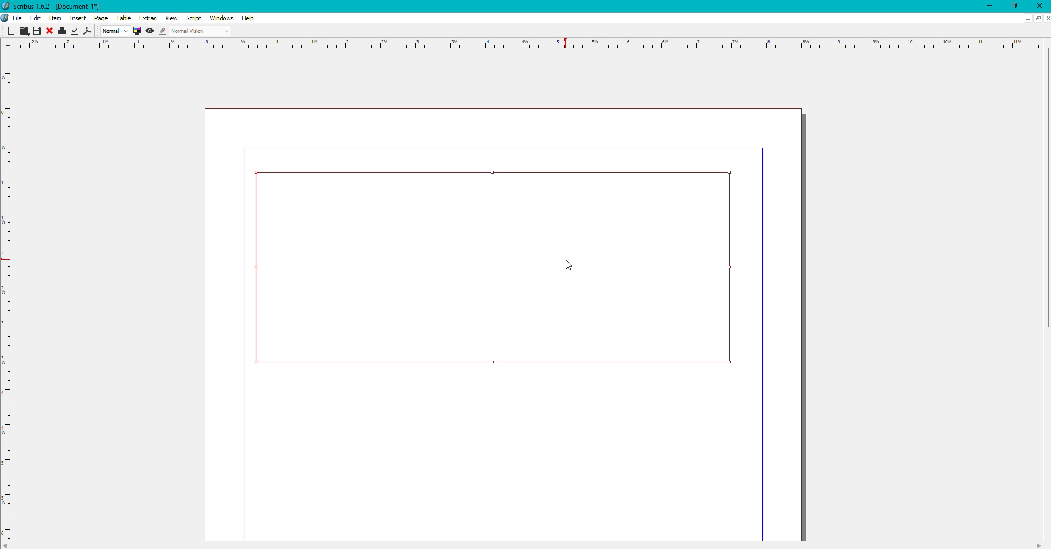 Image resolution: width=1051 pixels, height=549 pixels. I want to click on Restore, so click(1013, 7).